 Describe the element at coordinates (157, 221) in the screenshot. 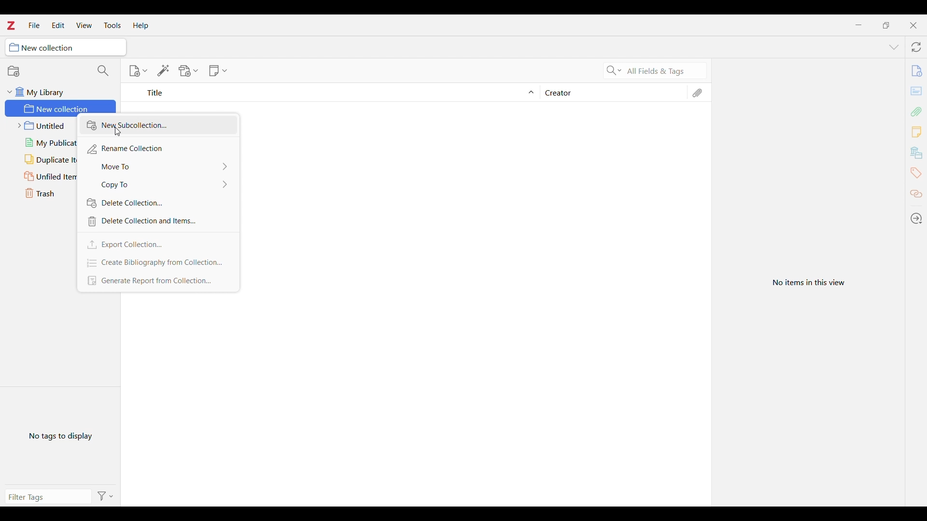

I see `Delete collection and items` at that location.